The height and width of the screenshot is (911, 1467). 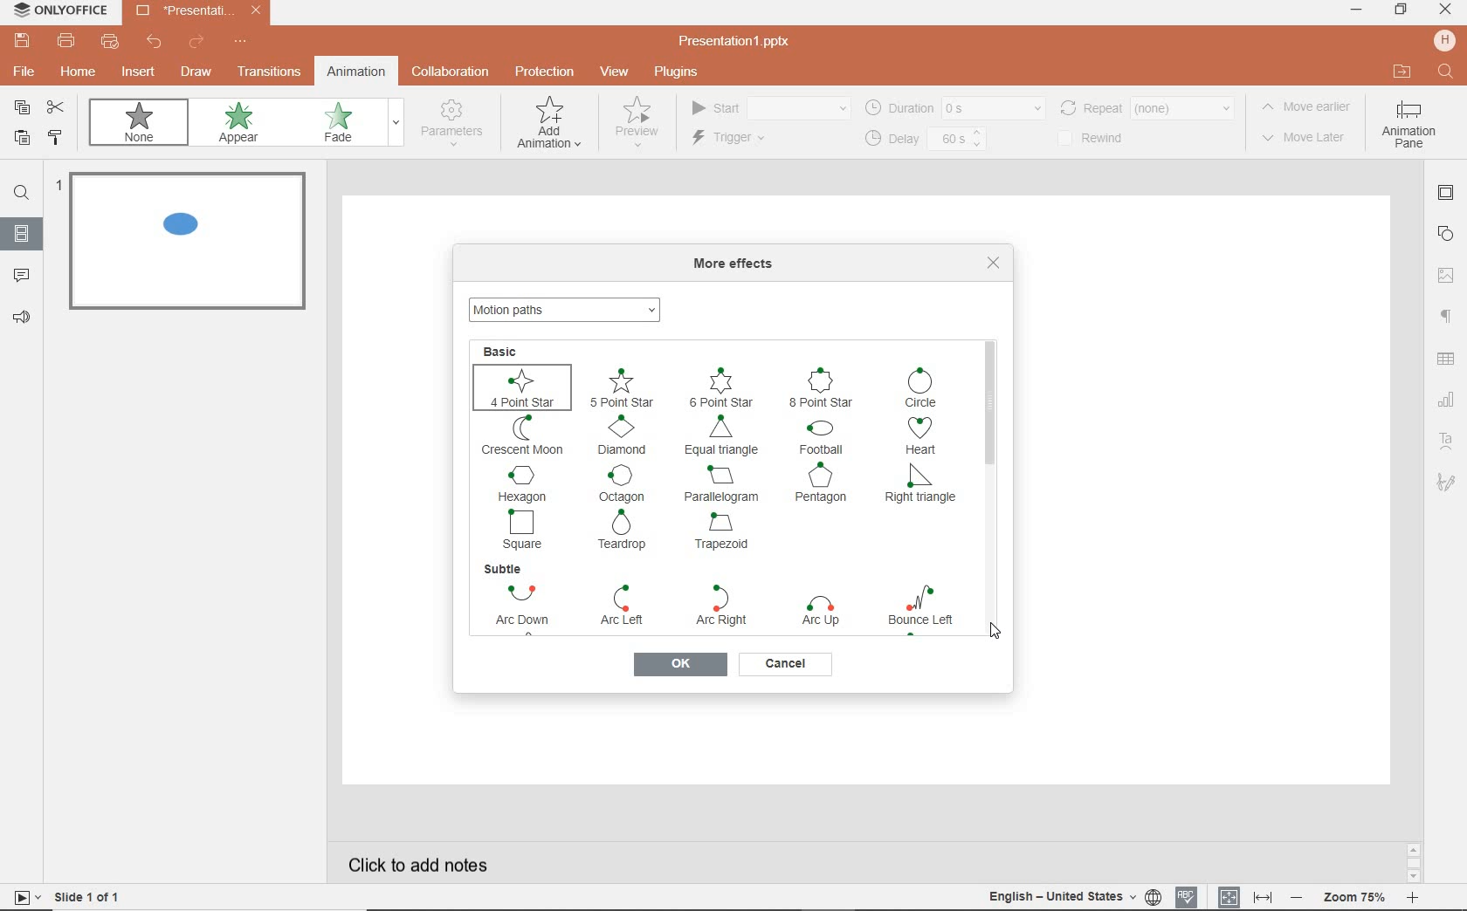 I want to click on 4 POINT STAR, so click(x=523, y=386).